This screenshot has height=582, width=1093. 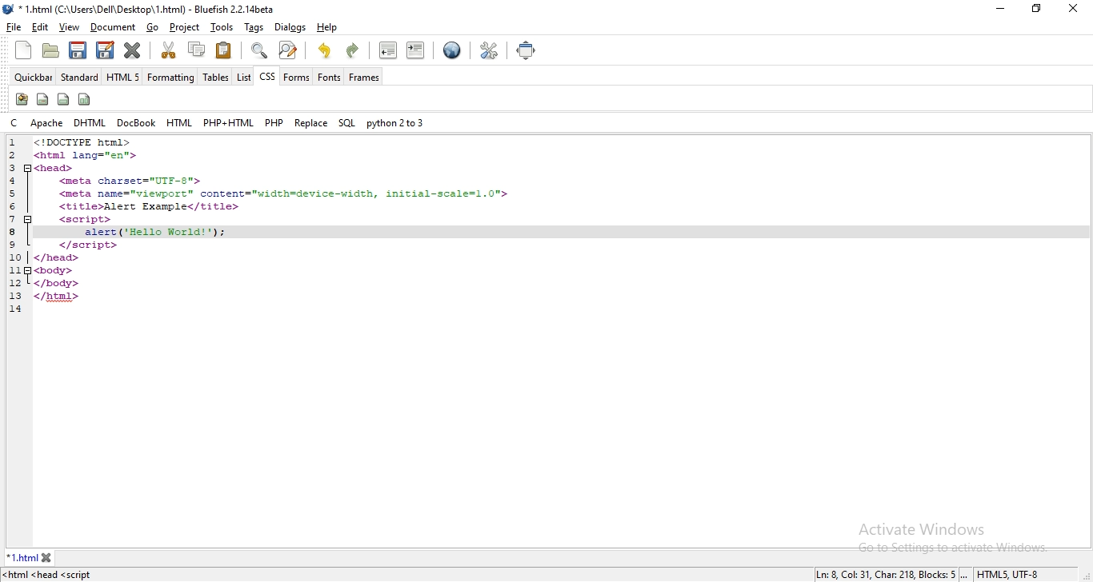 I want to click on document, so click(x=112, y=26).